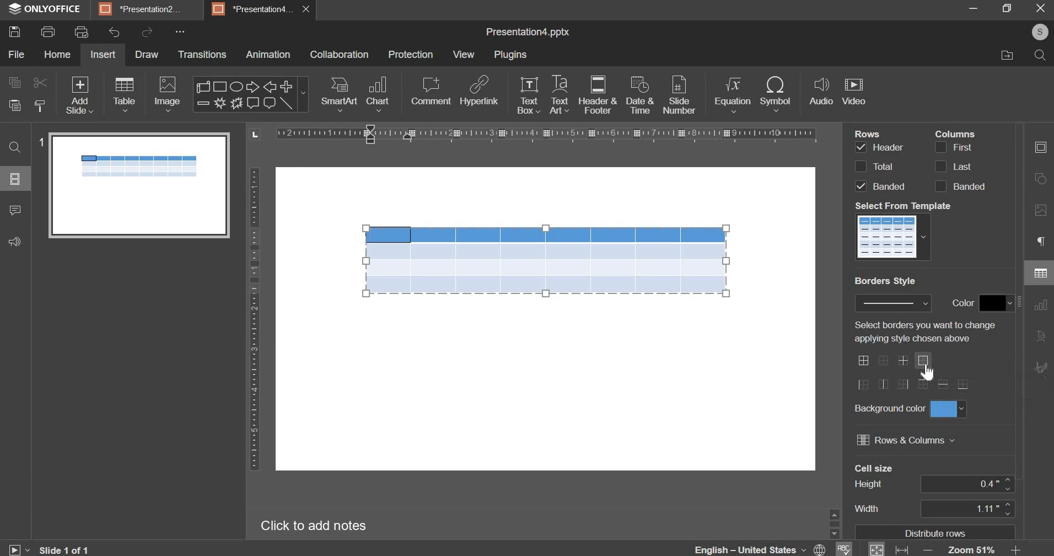 Image resolution: width=1054 pixels, height=556 pixels. I want to click on chart settings, so click(1044, 304).